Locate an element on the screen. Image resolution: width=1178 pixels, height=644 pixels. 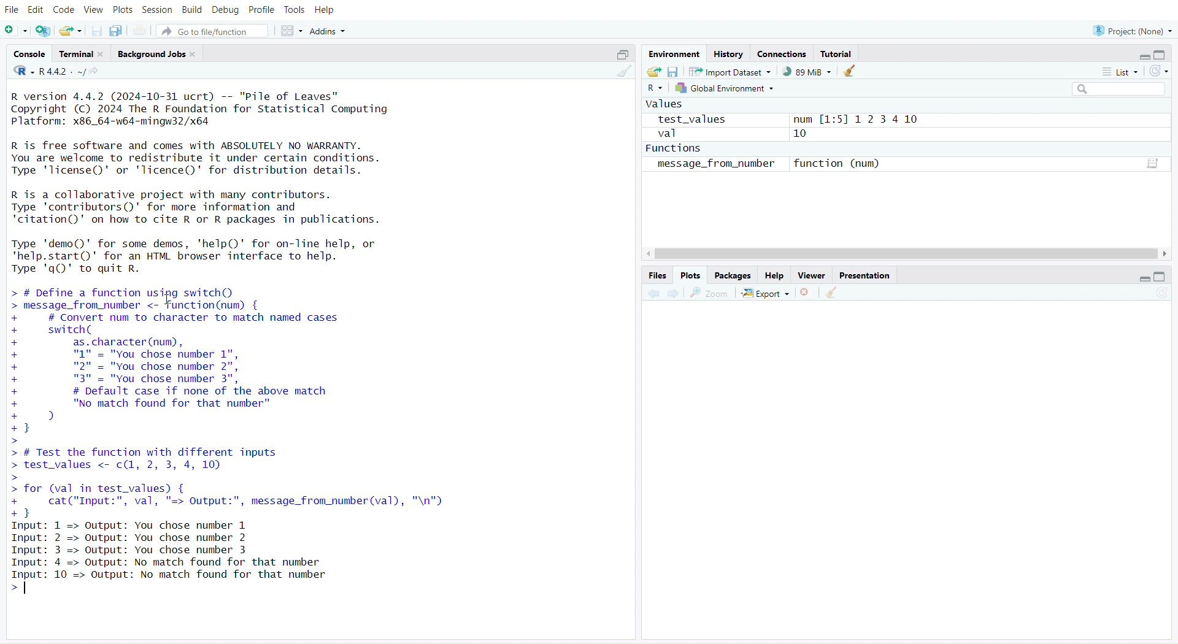
Close is located at coordinates (806, 292).